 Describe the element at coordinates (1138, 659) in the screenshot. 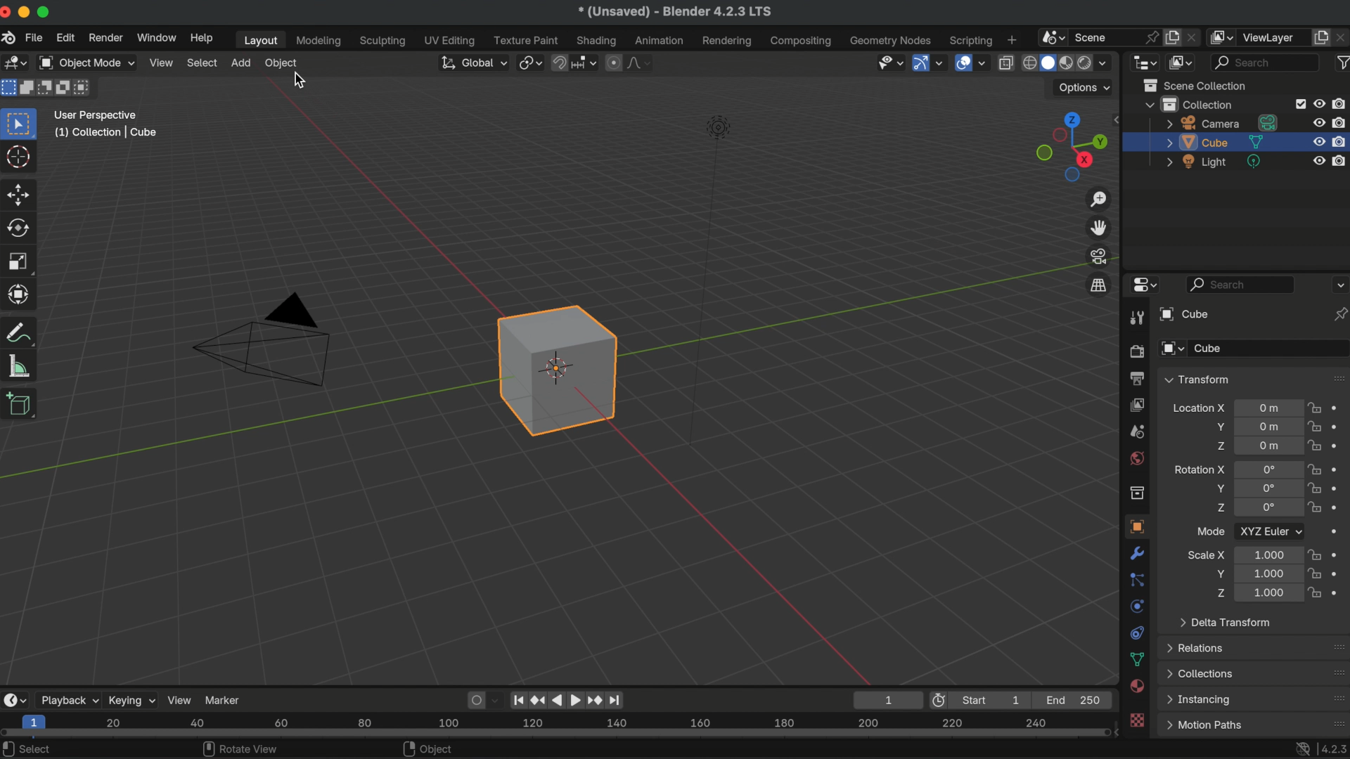

I see `data` at that location.